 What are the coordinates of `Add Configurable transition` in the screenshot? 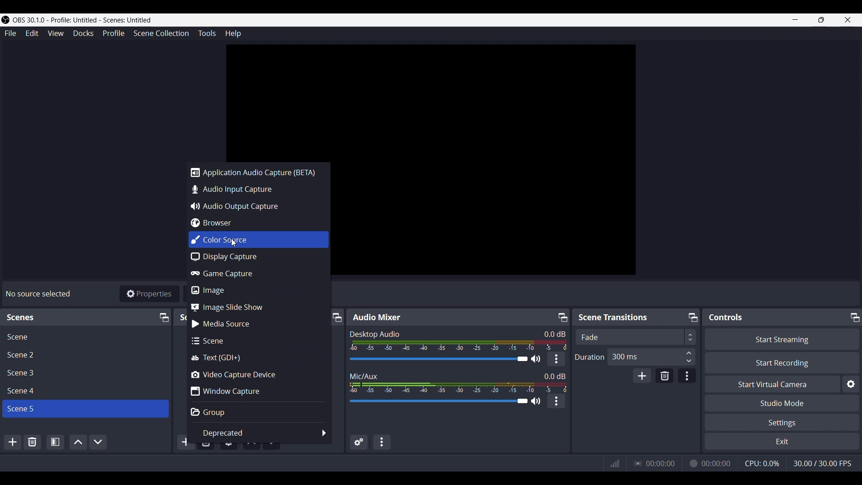 It's located at (642, 375).